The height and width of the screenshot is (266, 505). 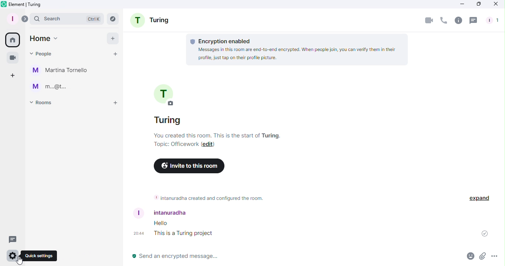 I want to click on Call, so click(x=444, y=21).